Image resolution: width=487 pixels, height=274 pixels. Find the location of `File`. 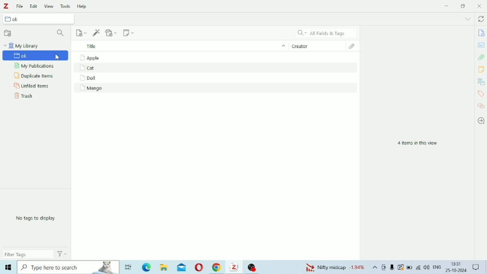

File is located at coordinates (20, 6).